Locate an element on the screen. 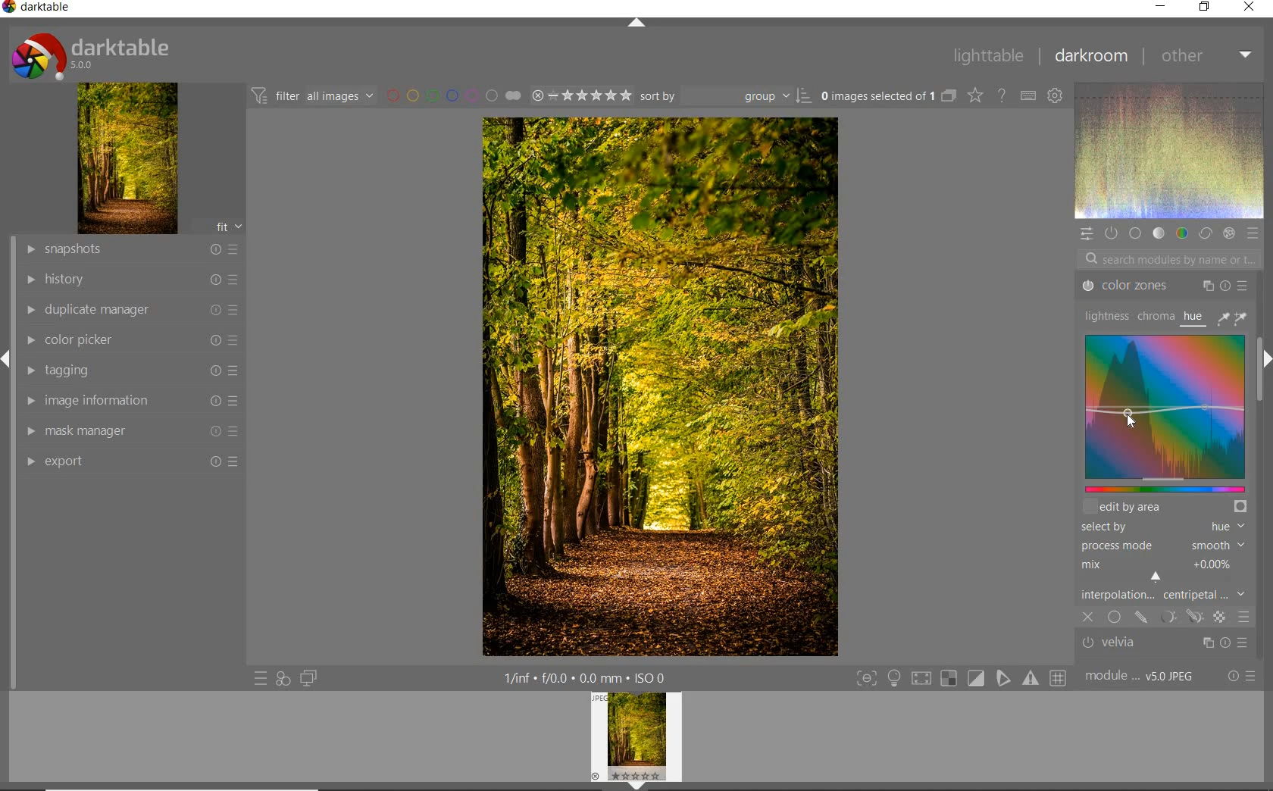 The height and width of the screenshot is (791, 1273). RESTORE is located at coordinates (1203, 8).